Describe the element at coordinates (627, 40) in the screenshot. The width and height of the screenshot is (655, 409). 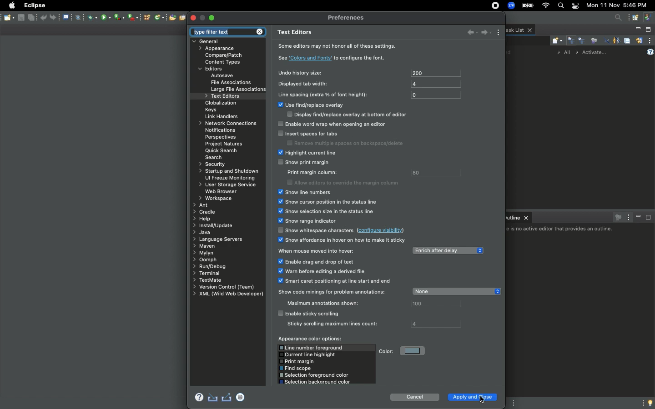
I see `Collapse all` at that location.